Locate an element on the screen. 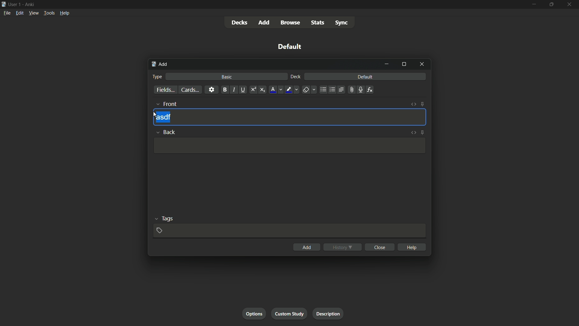  fields is located at coordinates (165, 90).